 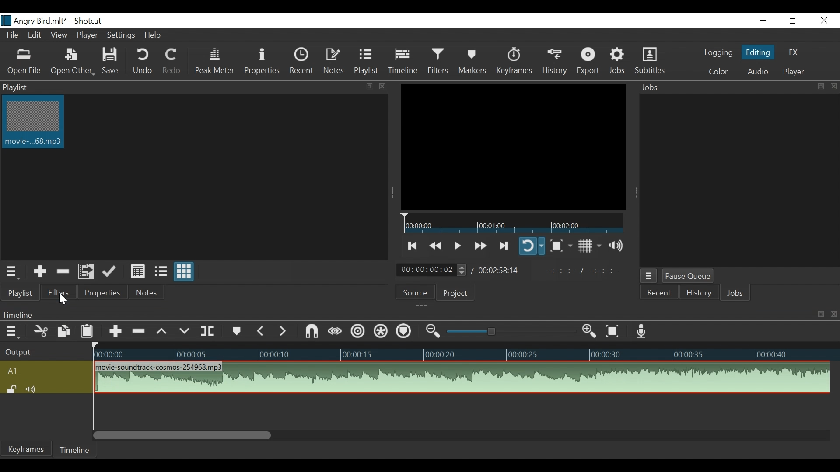 What do you see at coordinates (101, 292) in the screenshot?
I see `Properties` at bounding box center [101, 292].